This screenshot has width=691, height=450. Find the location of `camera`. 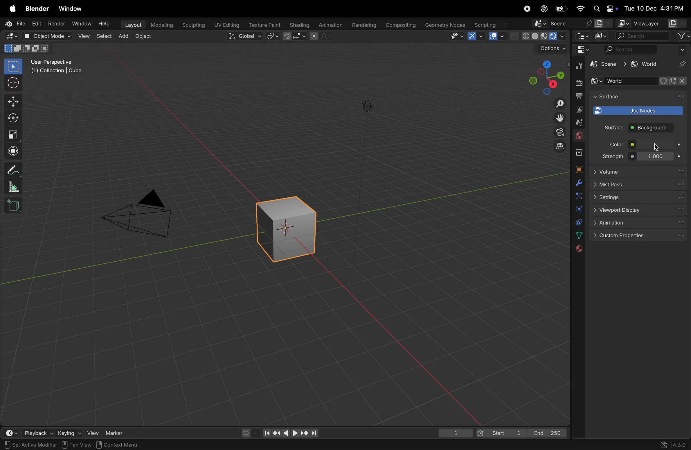

camera is located at coordinates (143, 214).